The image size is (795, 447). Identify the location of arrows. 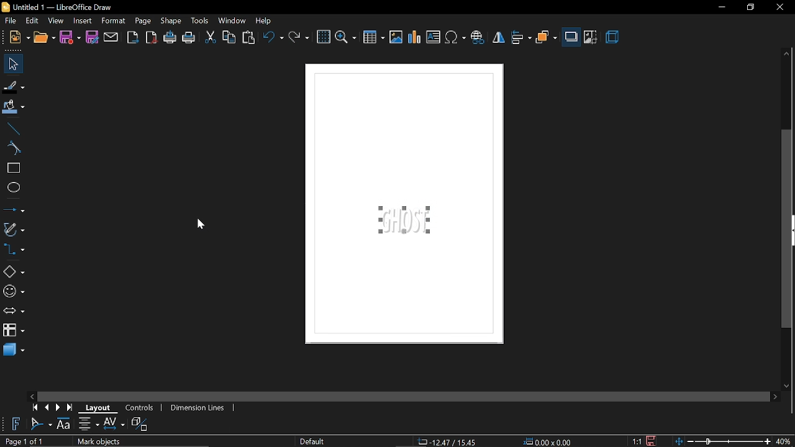
(14, 311).